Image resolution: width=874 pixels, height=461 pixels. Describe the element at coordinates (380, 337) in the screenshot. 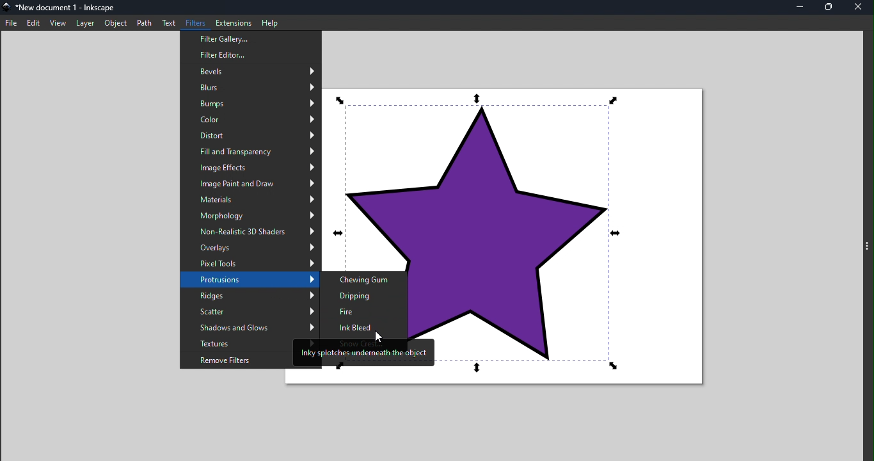

I see `Cursor` at that location.